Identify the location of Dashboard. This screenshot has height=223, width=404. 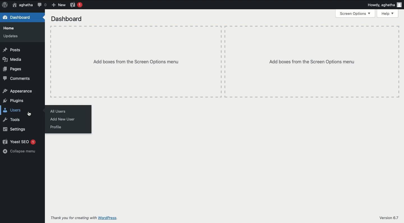
(67, 18).